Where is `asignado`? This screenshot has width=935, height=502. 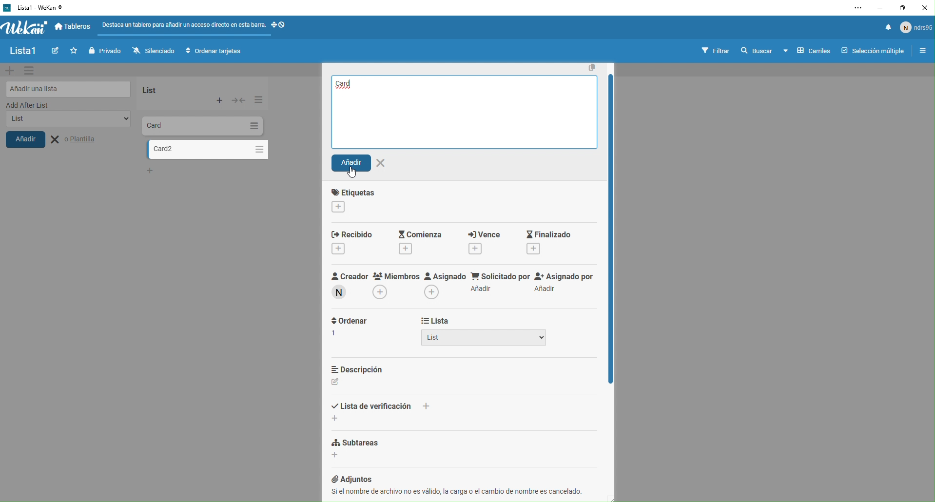
asignado is located at coordinates (443, 281).